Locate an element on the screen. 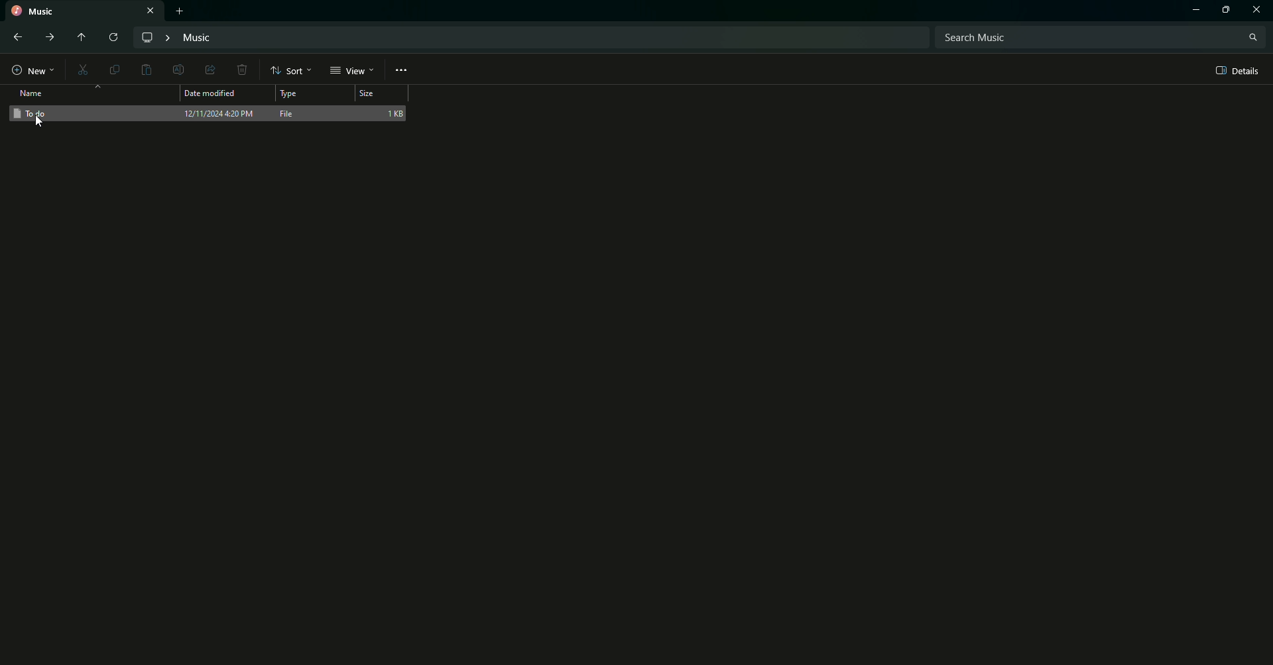  Cut is located at coordinates (83, 70).